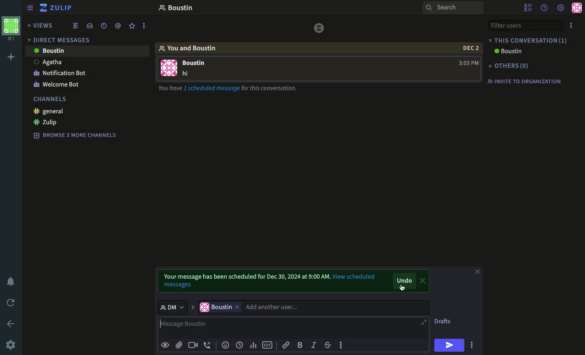 This screenshot has width=585, height=355. I want to click on filter users, so click(526, 26).